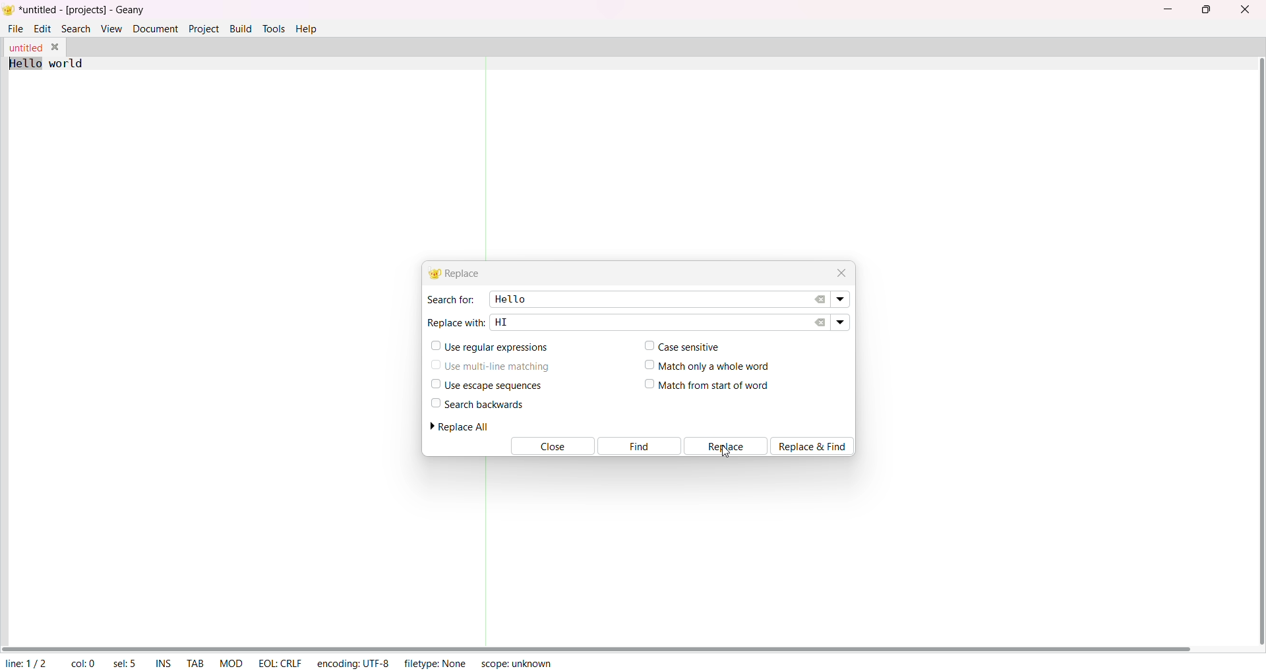 The width and height of the screenshot is (1266, 671). What do you see at coordinates (164, 664) in the screenshot?
I see `ins` at bounding box center [164, 664].